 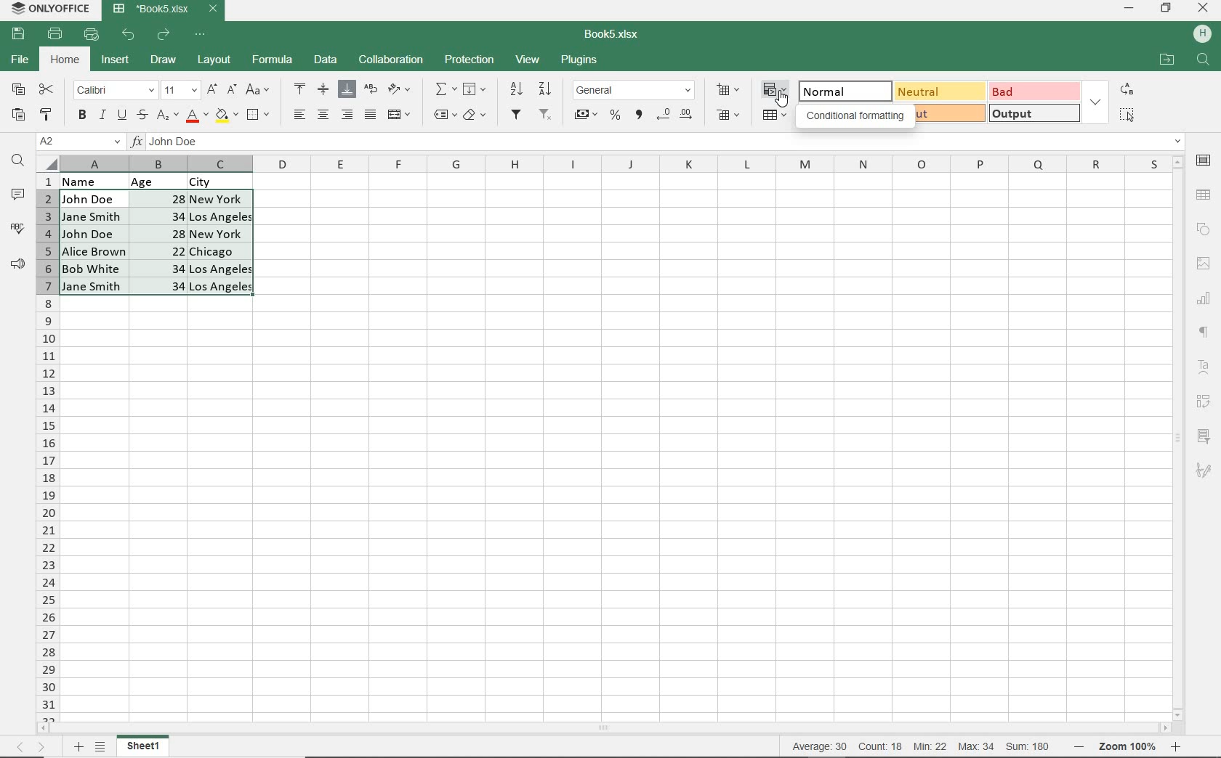 What do you see at coordinates (81, 116) in the screenshot?
I see `BOLD` at bounding box center [81, 116].